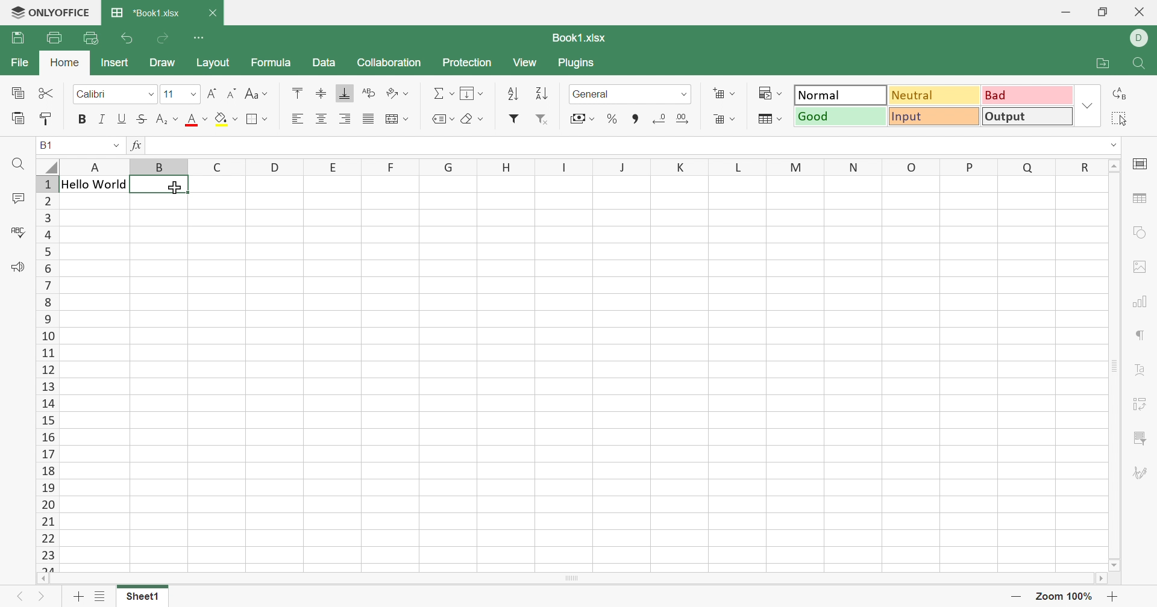  Describe the element at coordinates (688, 94) in the screenshot. I see `Drop down` at that location.